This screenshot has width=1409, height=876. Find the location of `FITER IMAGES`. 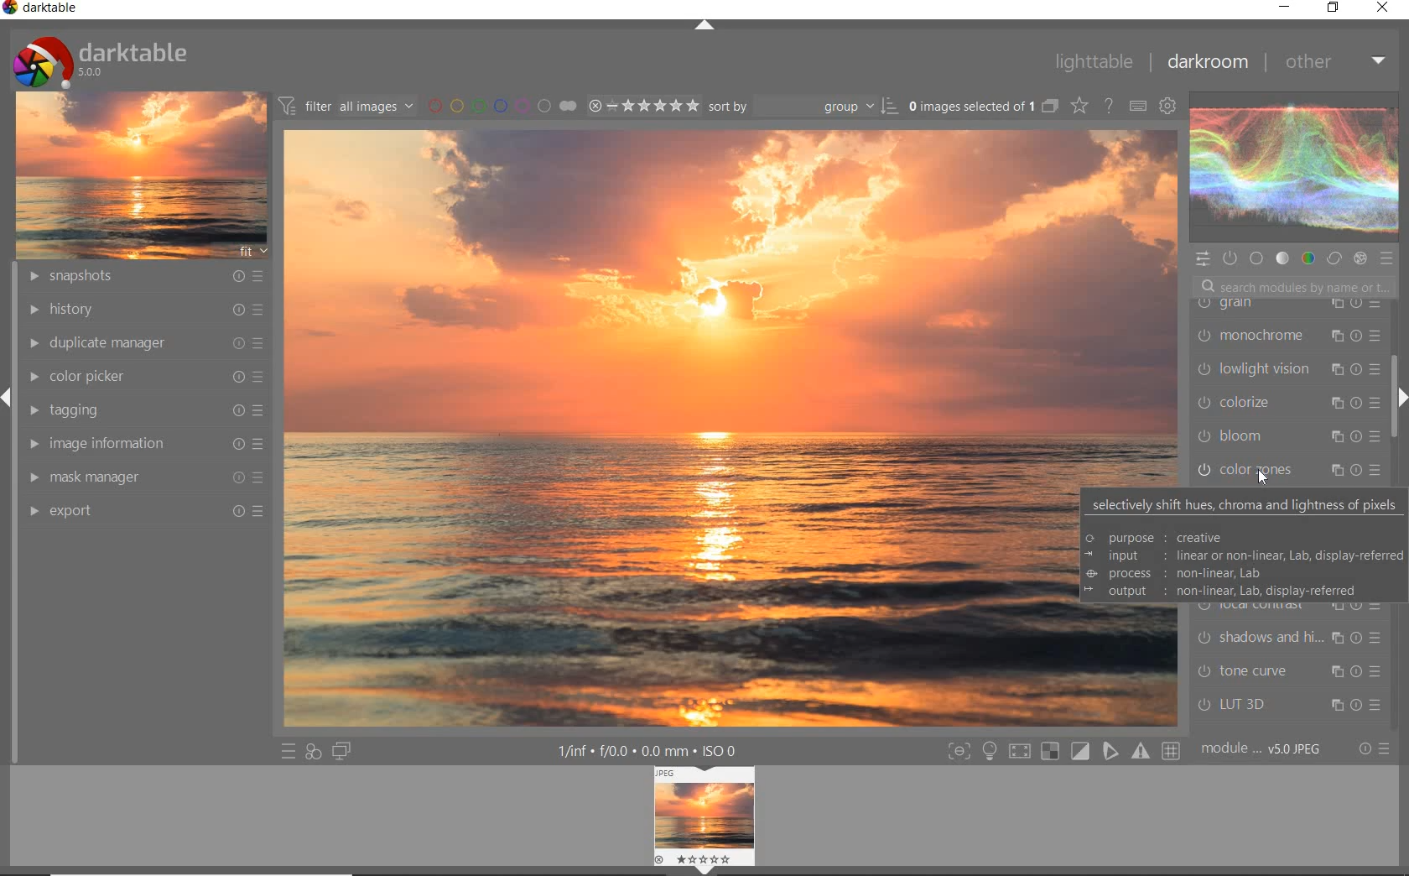

FITER IMAGES is located at coordinates (346, 105).